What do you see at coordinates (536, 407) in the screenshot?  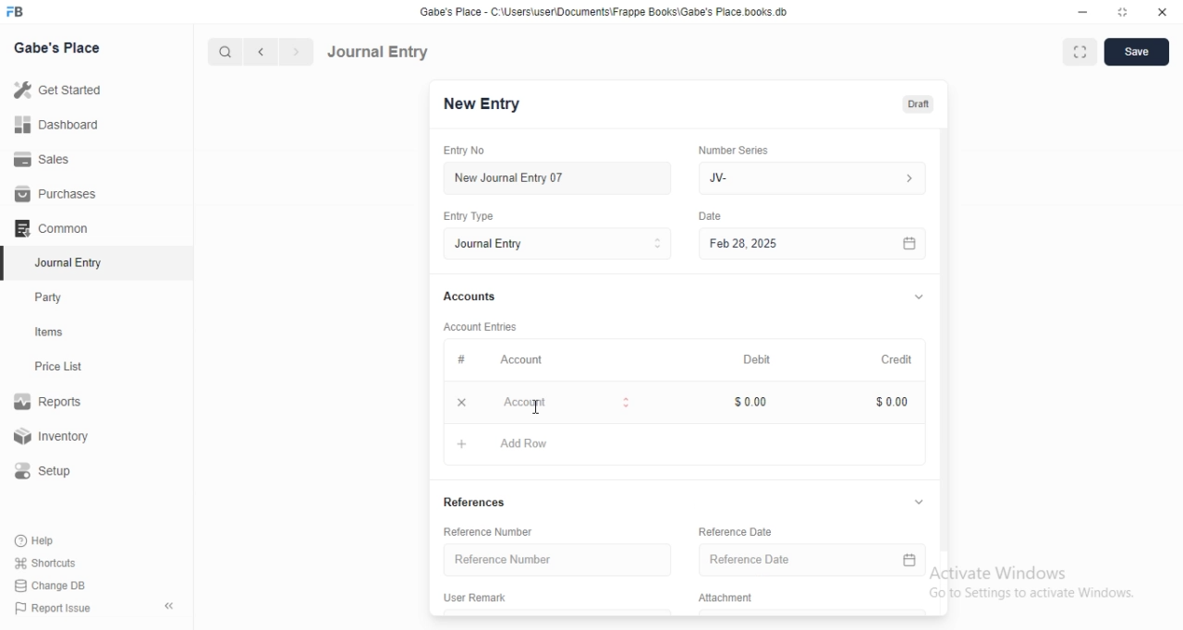 I see `cursor` at bounding box center [536, 407].